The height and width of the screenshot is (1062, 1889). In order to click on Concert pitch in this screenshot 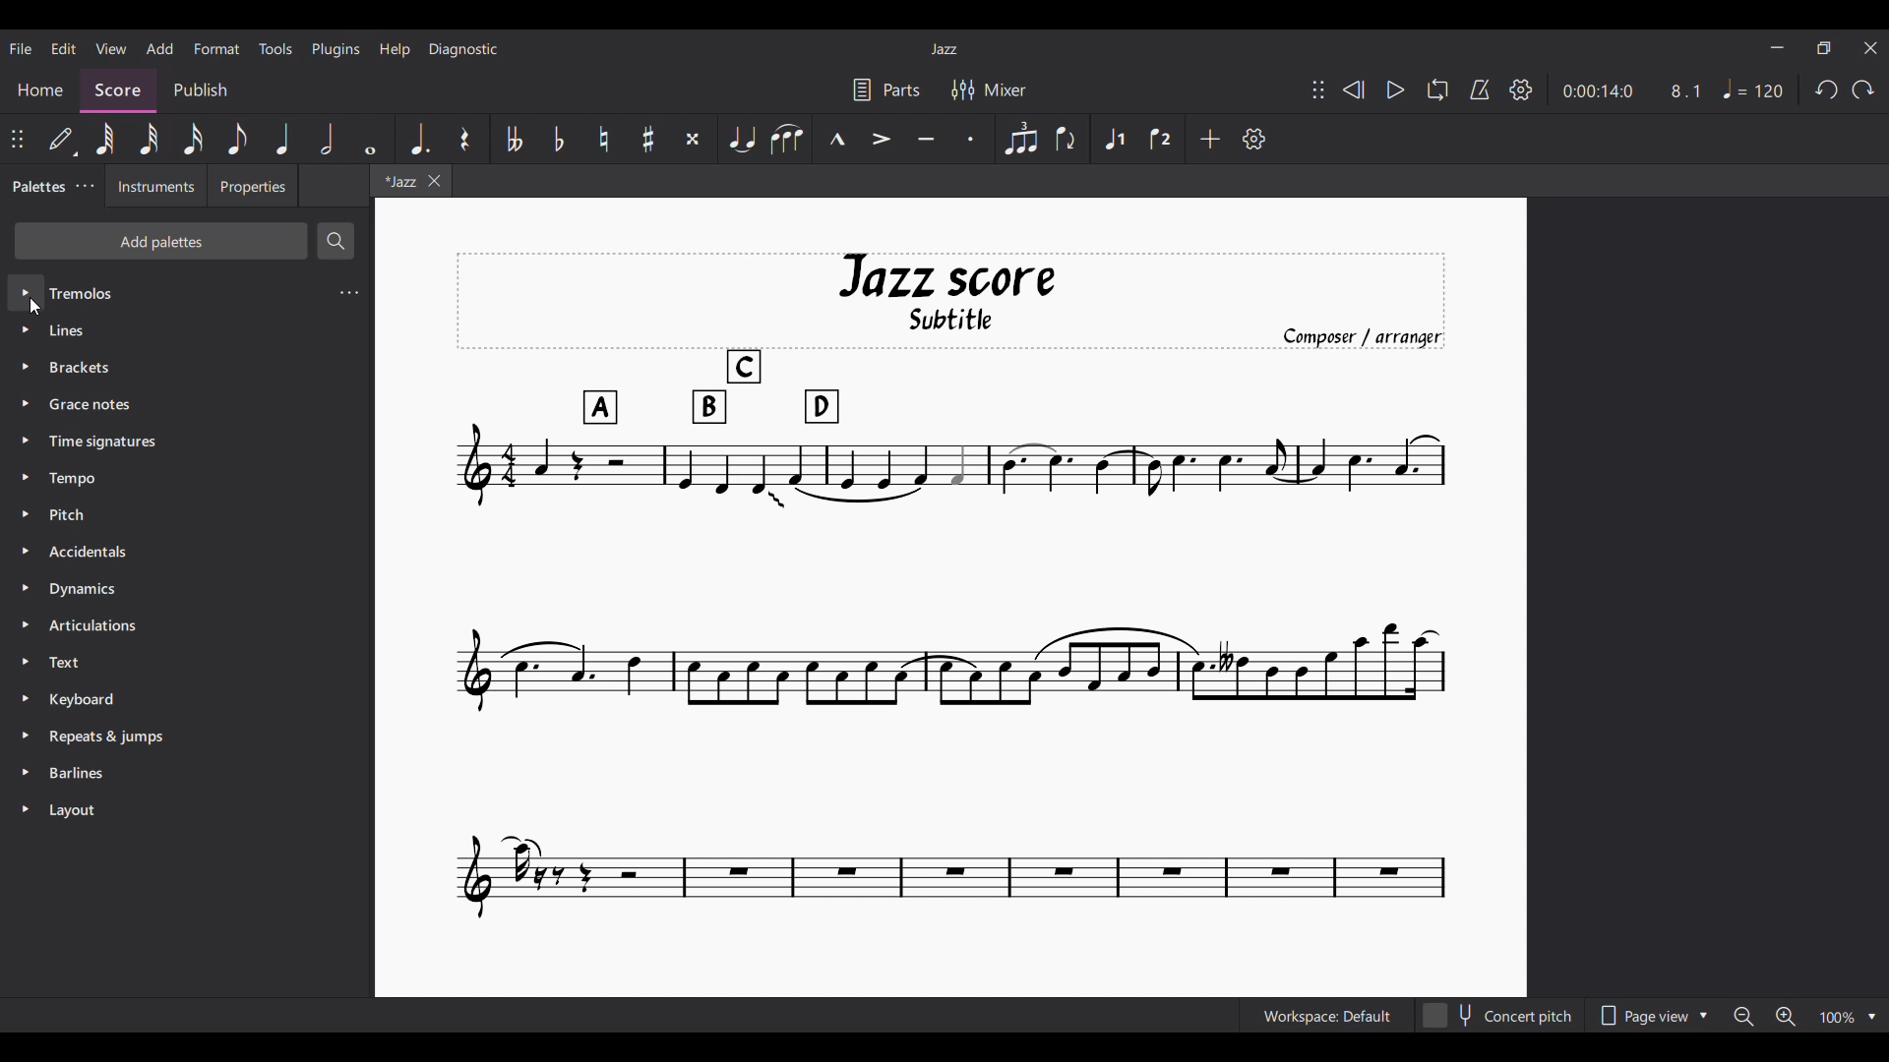, I will do `click(1497, 1015)`.